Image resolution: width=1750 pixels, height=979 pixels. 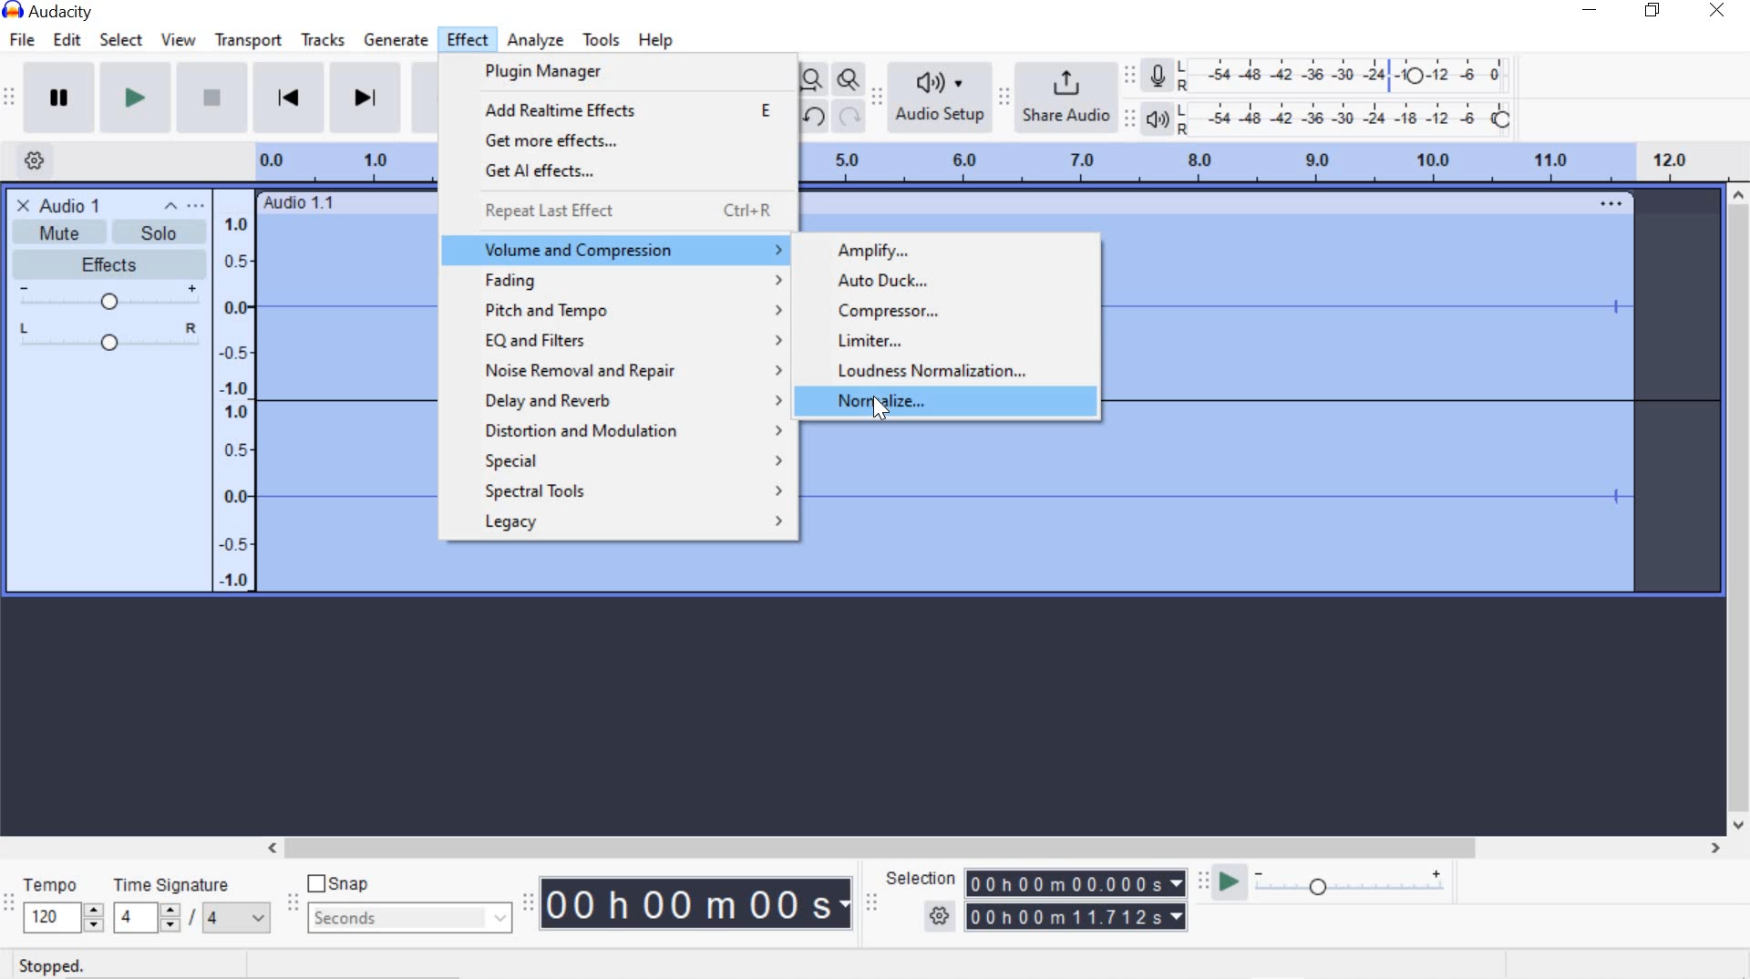 I want to click on Select or Deselect Track, so click(x=108, y=478).